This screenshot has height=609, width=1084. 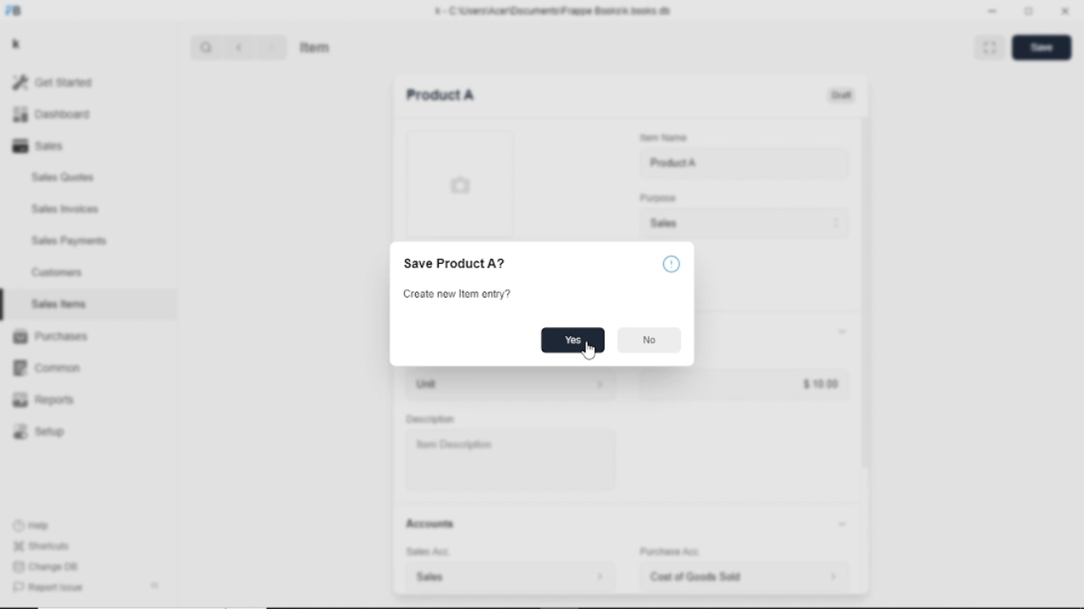 I want to click on Sales, so click(x=43, y=145).